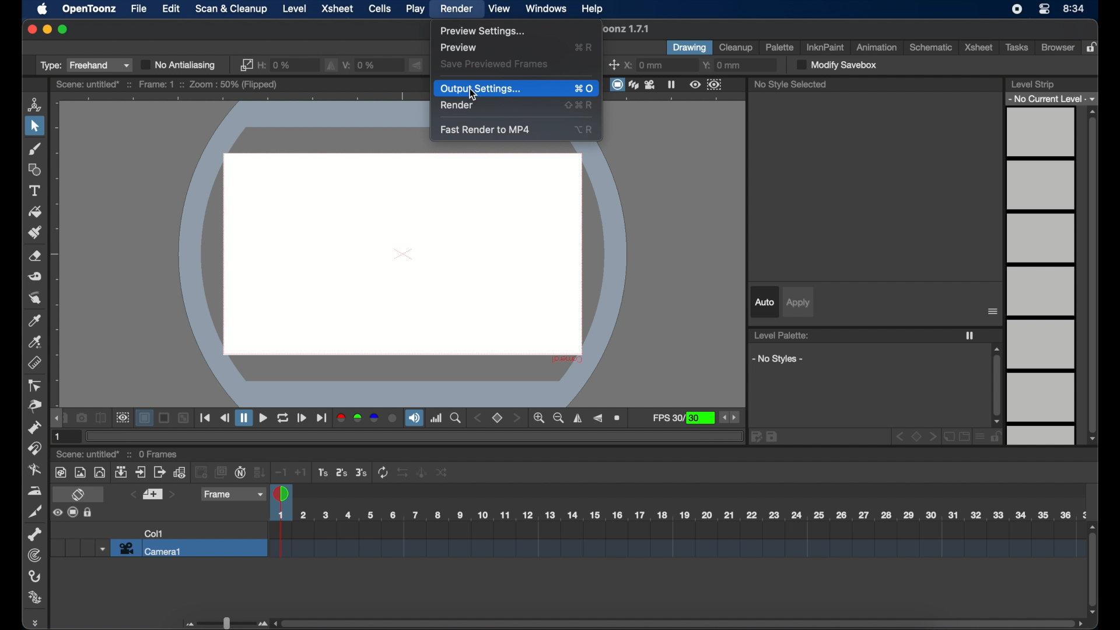  What do you see at coordinates (337, 8) in the screenshot?
I see `xsheet` at bounding box center [337, 8].